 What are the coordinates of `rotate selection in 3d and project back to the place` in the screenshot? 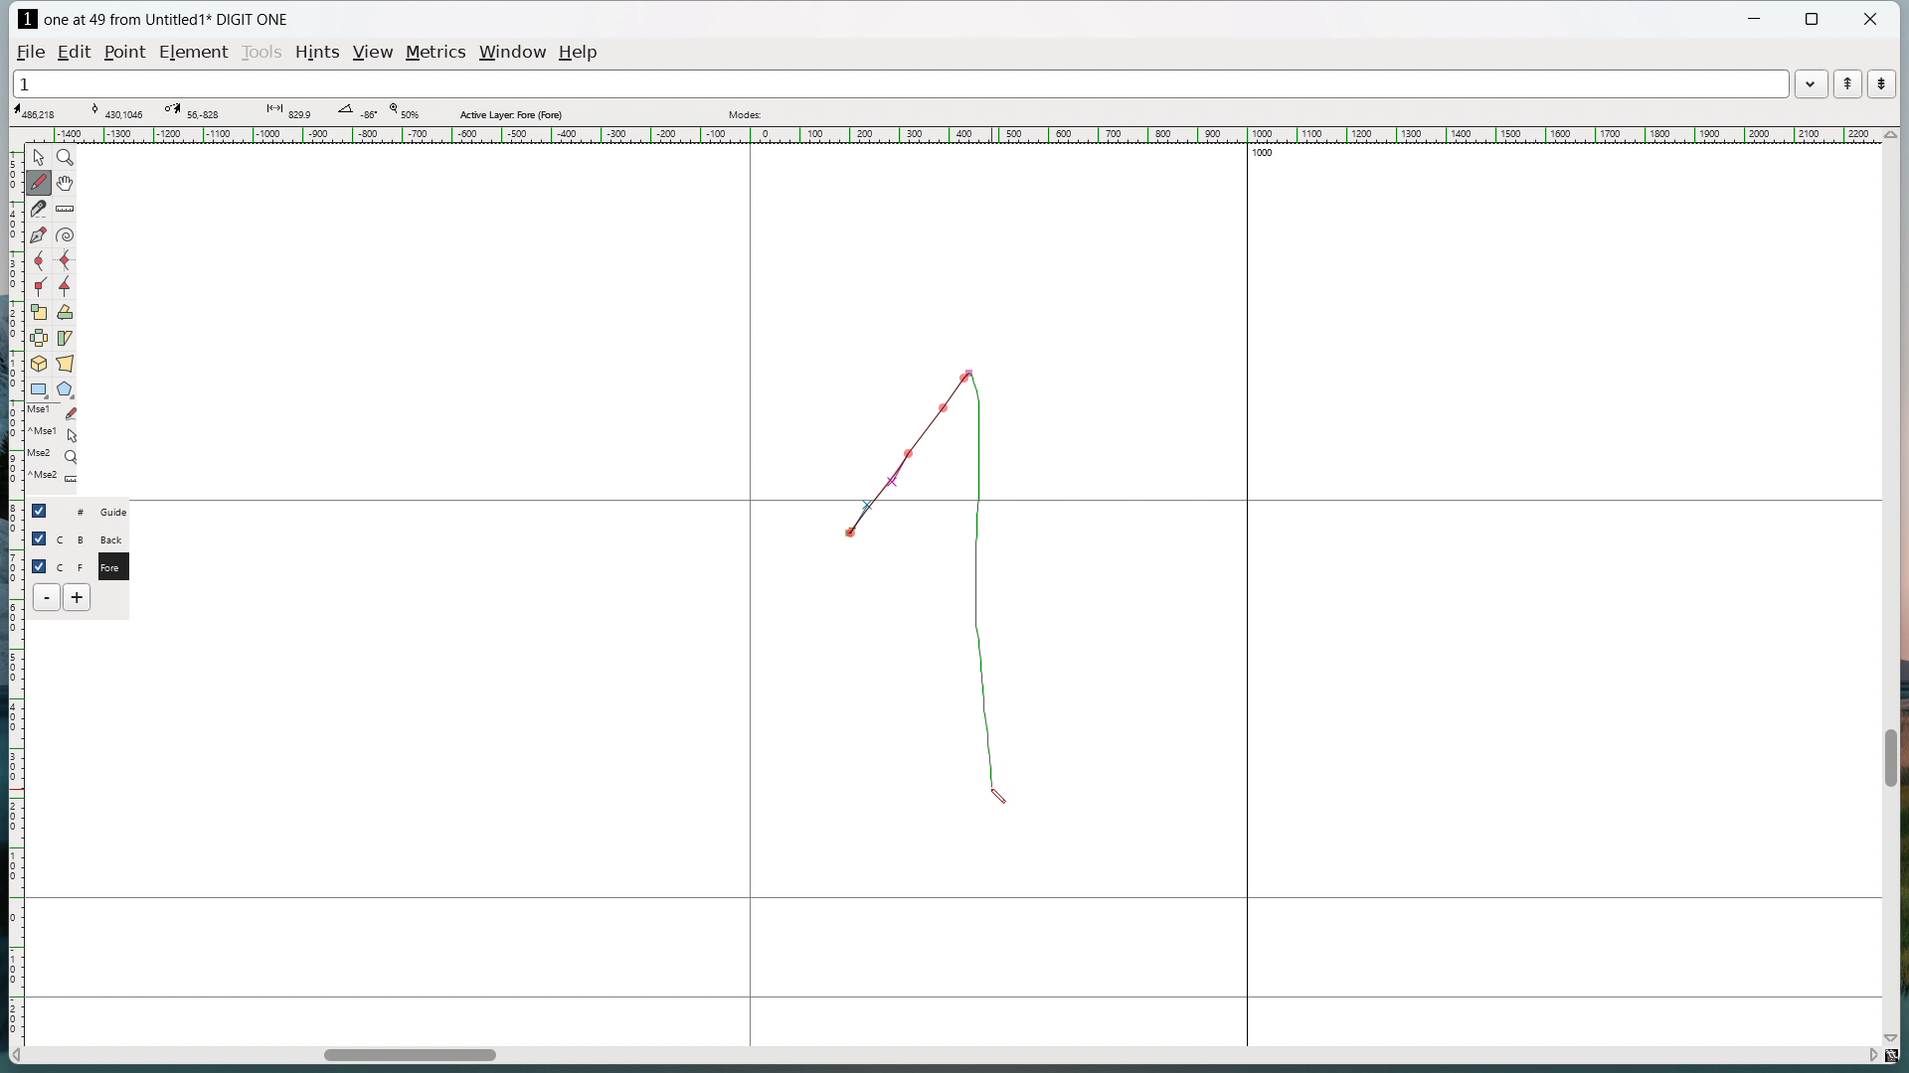 It's located at (39, 363).